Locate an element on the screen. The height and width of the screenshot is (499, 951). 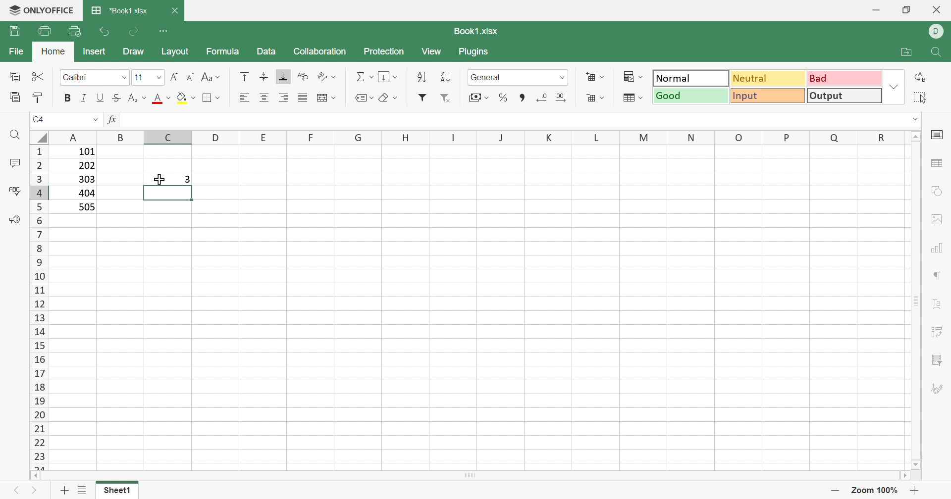
Quick print is located at coordinates (76, 31).